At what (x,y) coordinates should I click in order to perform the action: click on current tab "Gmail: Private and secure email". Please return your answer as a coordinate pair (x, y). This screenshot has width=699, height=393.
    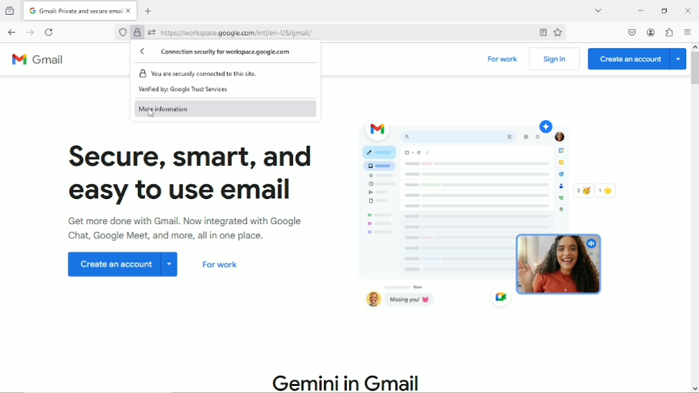
    Looking at the image, I should click on (74, 10).